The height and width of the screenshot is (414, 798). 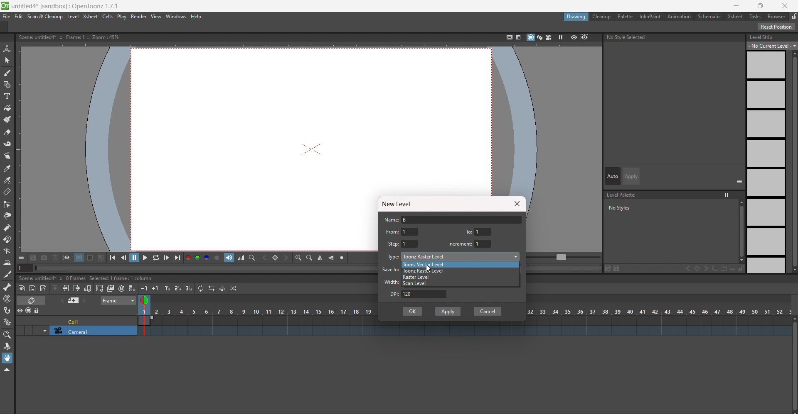 What do you see at coordinates (516, 204) in the screenshot?
I see `close` at bounding box center [516, 204].